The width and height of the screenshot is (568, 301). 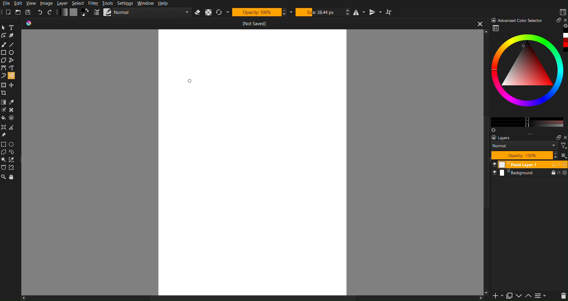 What do you see at coordinates (323, 12) in the screenshot?
I see `Size` at bounding box center [323, 12].